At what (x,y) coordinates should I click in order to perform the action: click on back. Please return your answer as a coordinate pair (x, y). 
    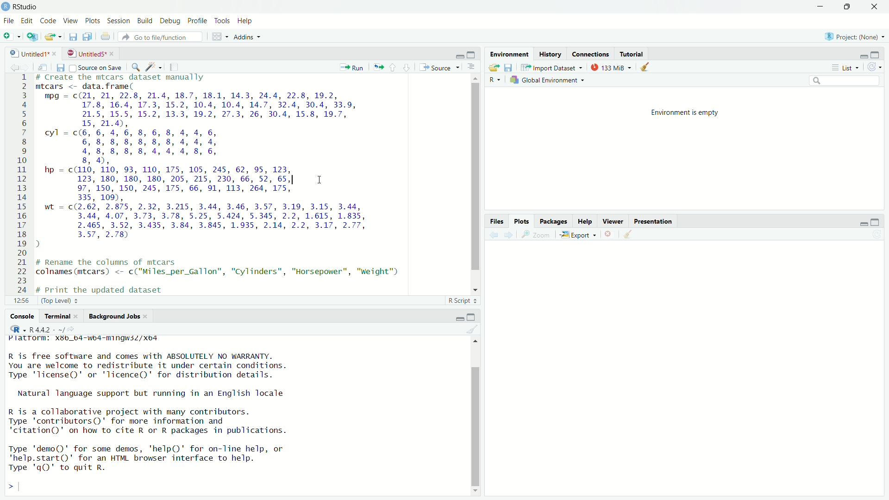
    Looking at the image, I should click on (10, 66).